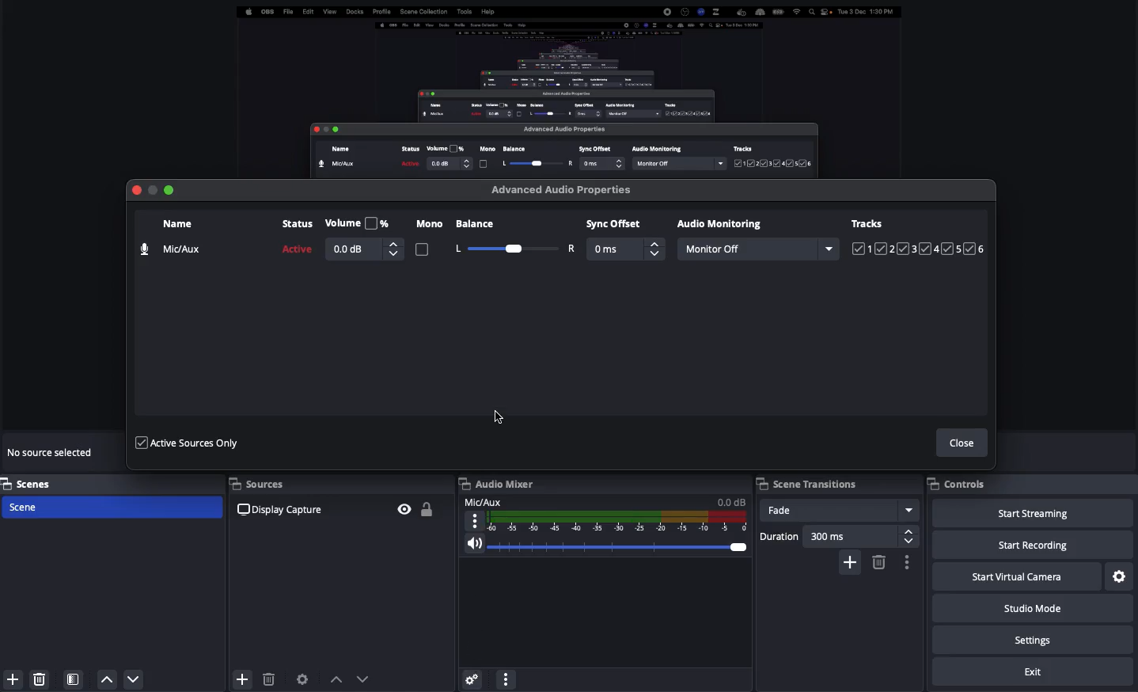  What do you see at coordinates (243, 679) in the screenshot?
I see `add` at bounding box center [243, 679].